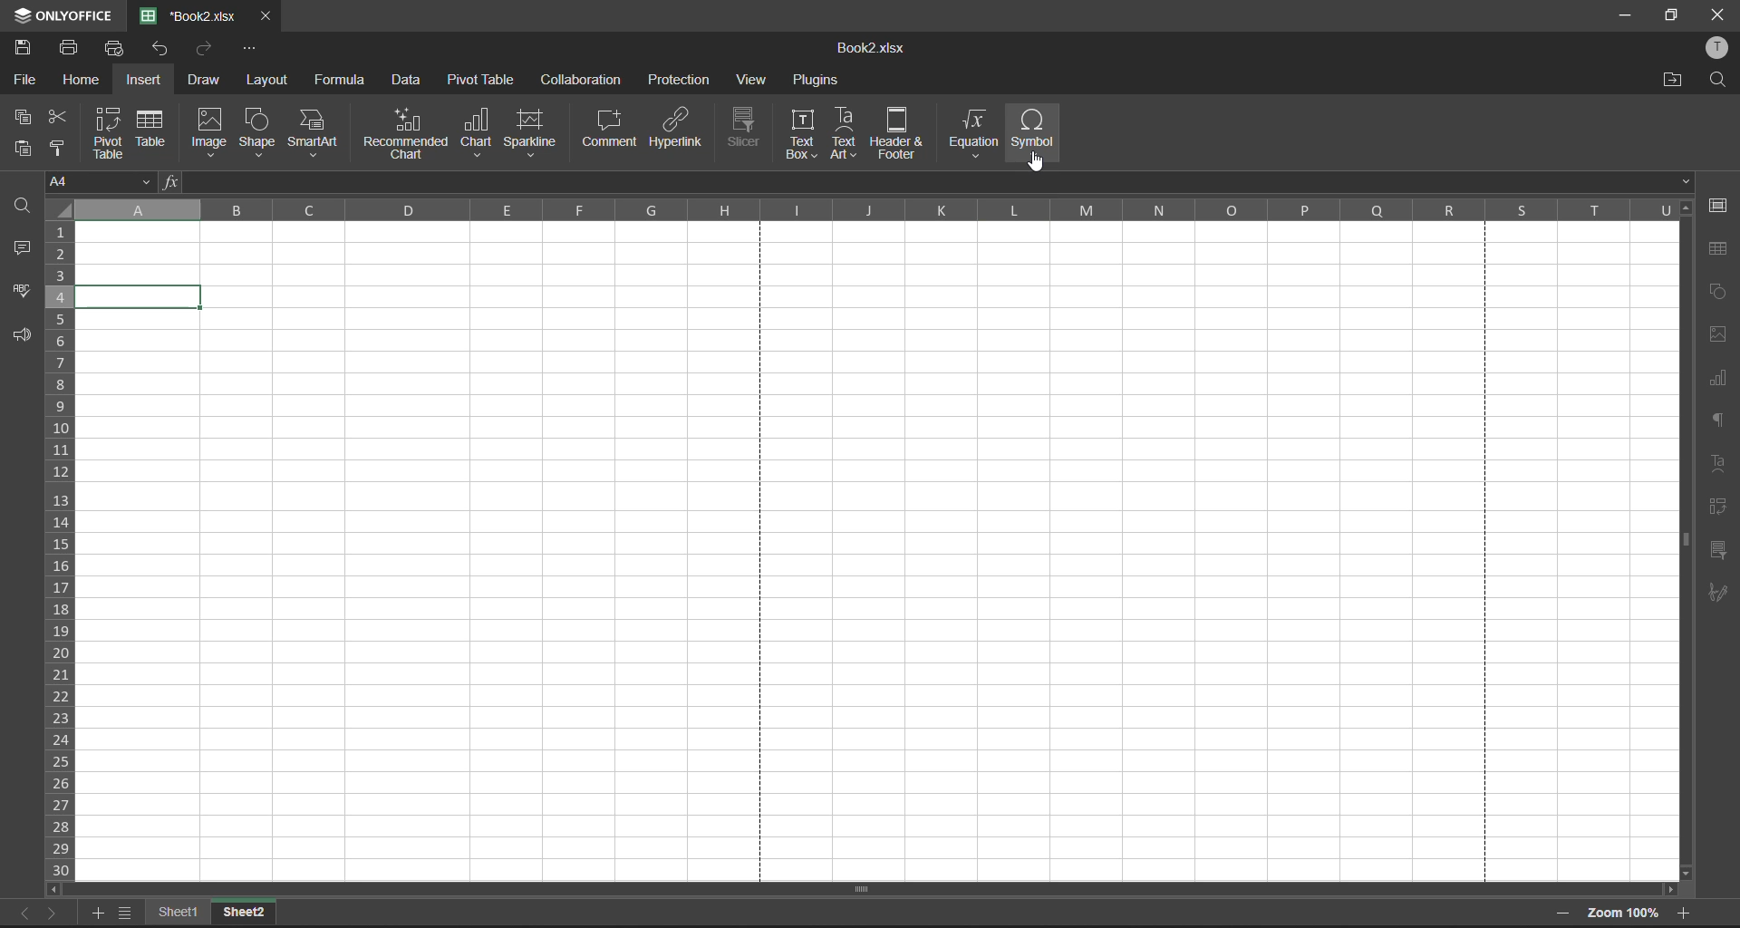 The width and height of the screenshot is (1740, 928). I want to click on Sheet2, so click(243, 912).